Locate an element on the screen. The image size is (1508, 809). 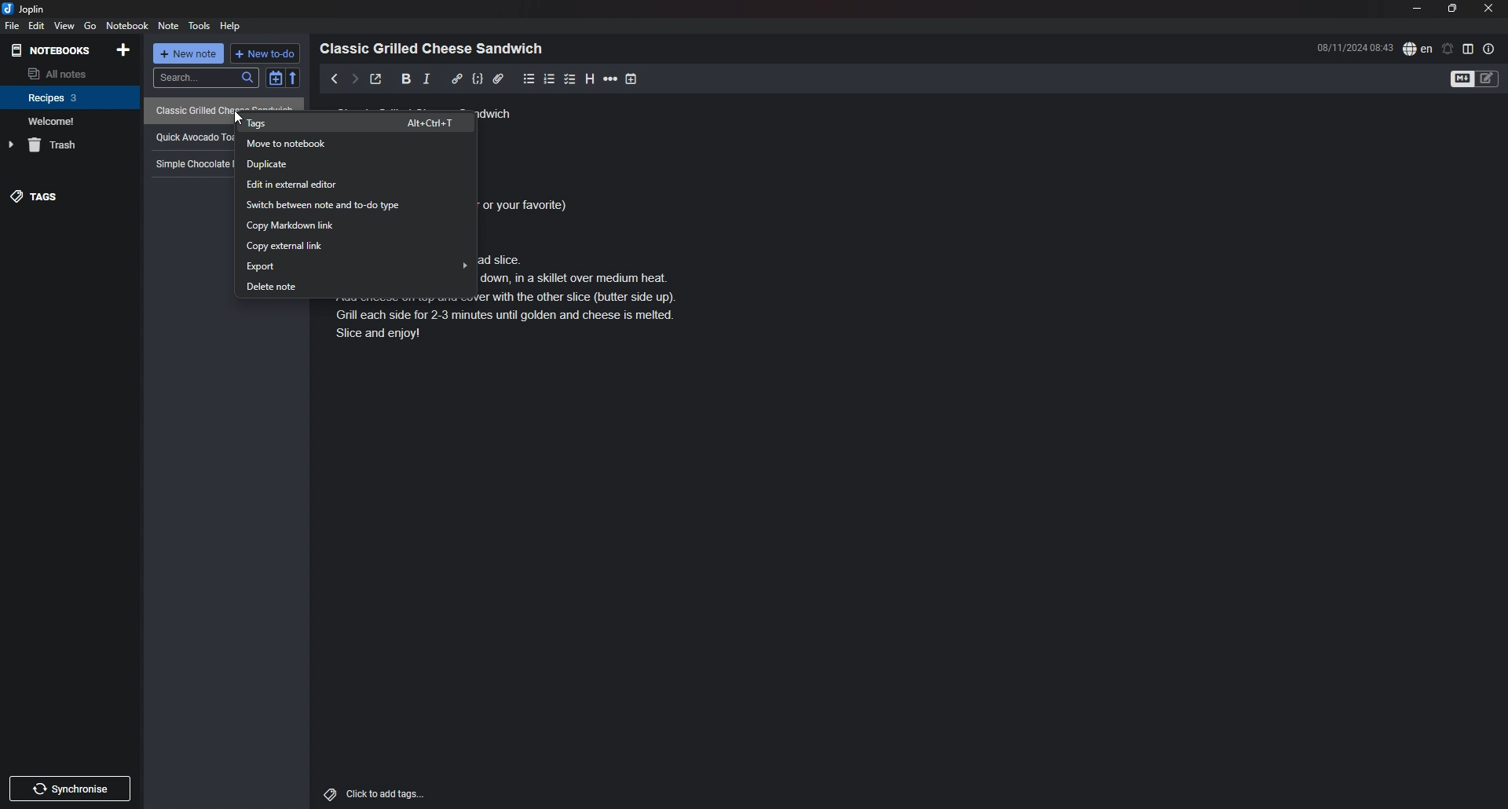
delete note is located at coordinates (357, 285).